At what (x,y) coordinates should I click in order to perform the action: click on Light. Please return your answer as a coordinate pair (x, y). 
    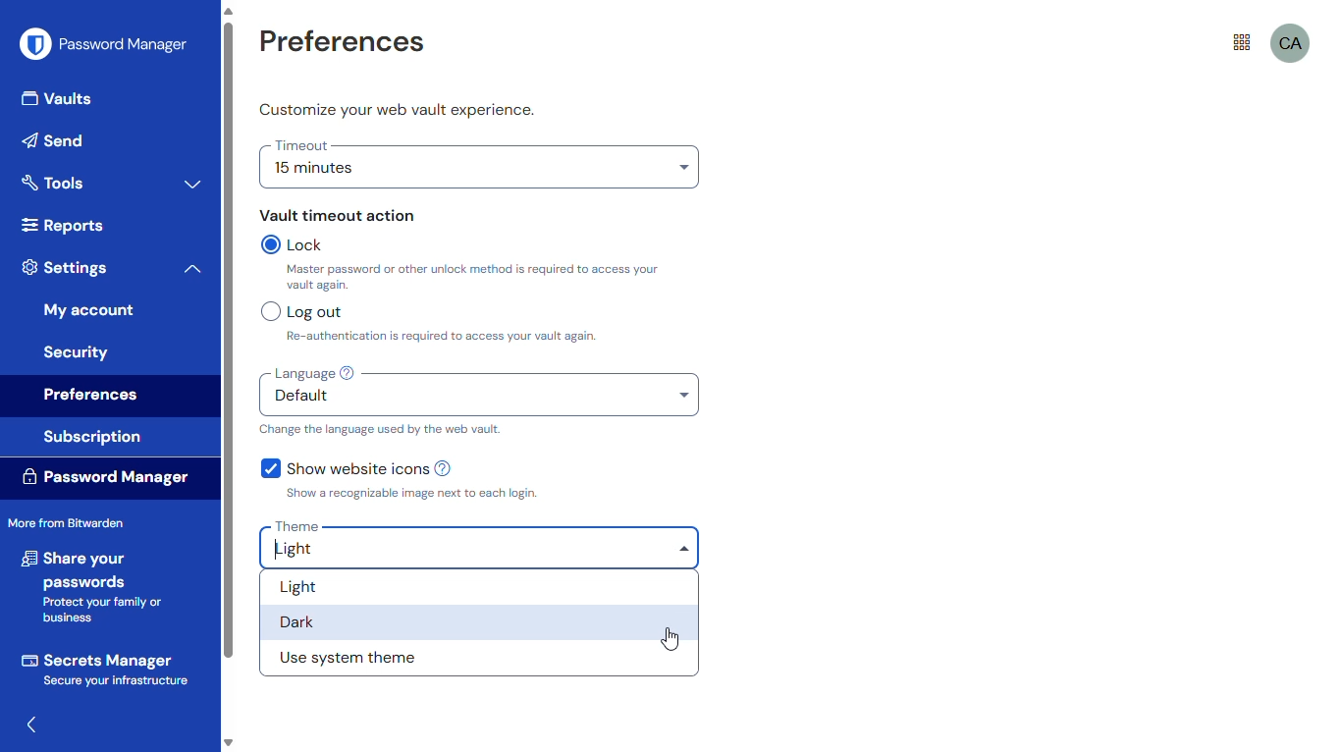
    Looking at the image, I should click on (371, 586).